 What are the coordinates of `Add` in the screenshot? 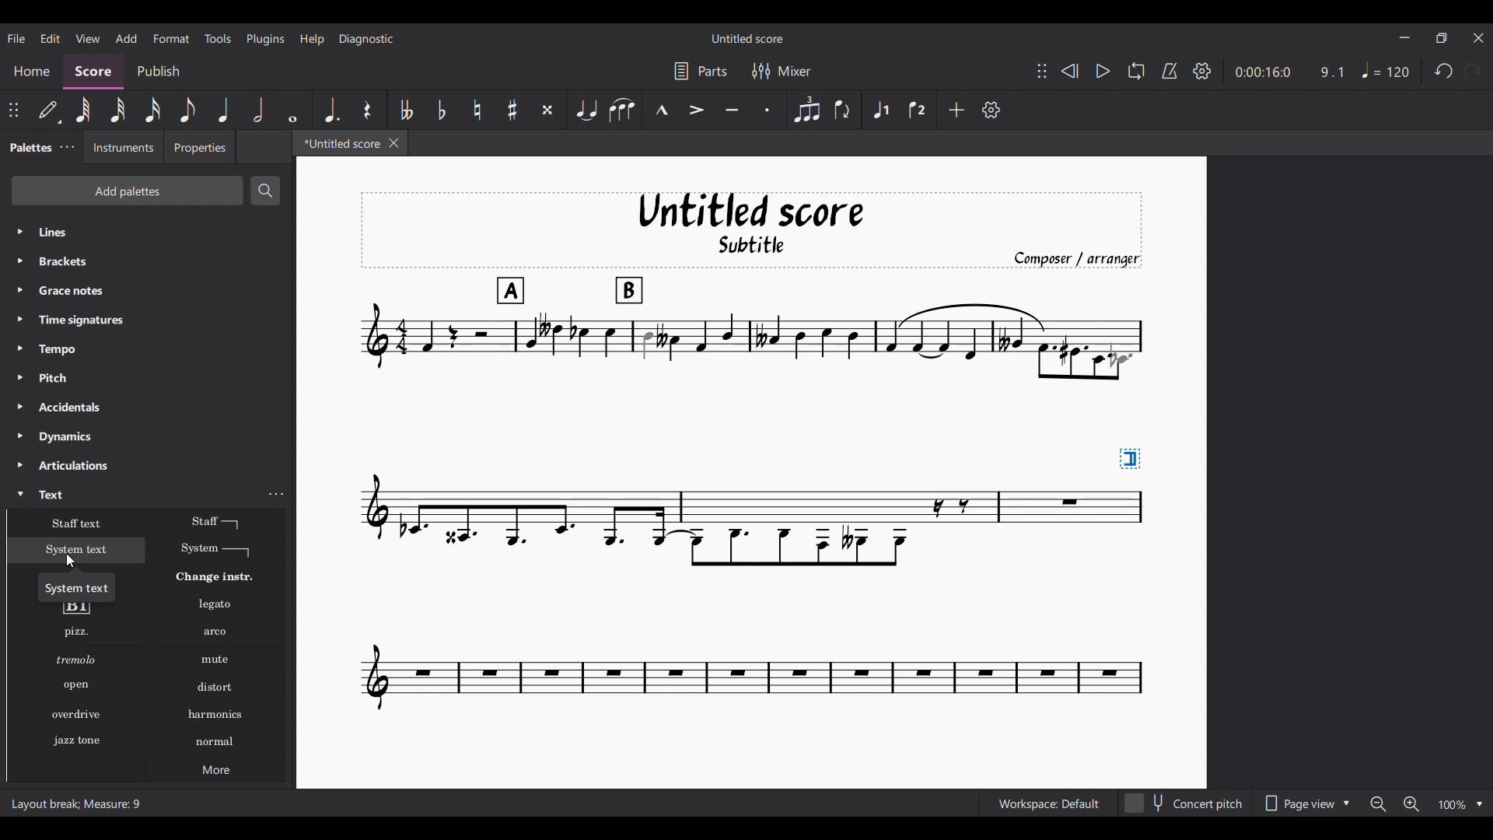 It's located at (956, 110).